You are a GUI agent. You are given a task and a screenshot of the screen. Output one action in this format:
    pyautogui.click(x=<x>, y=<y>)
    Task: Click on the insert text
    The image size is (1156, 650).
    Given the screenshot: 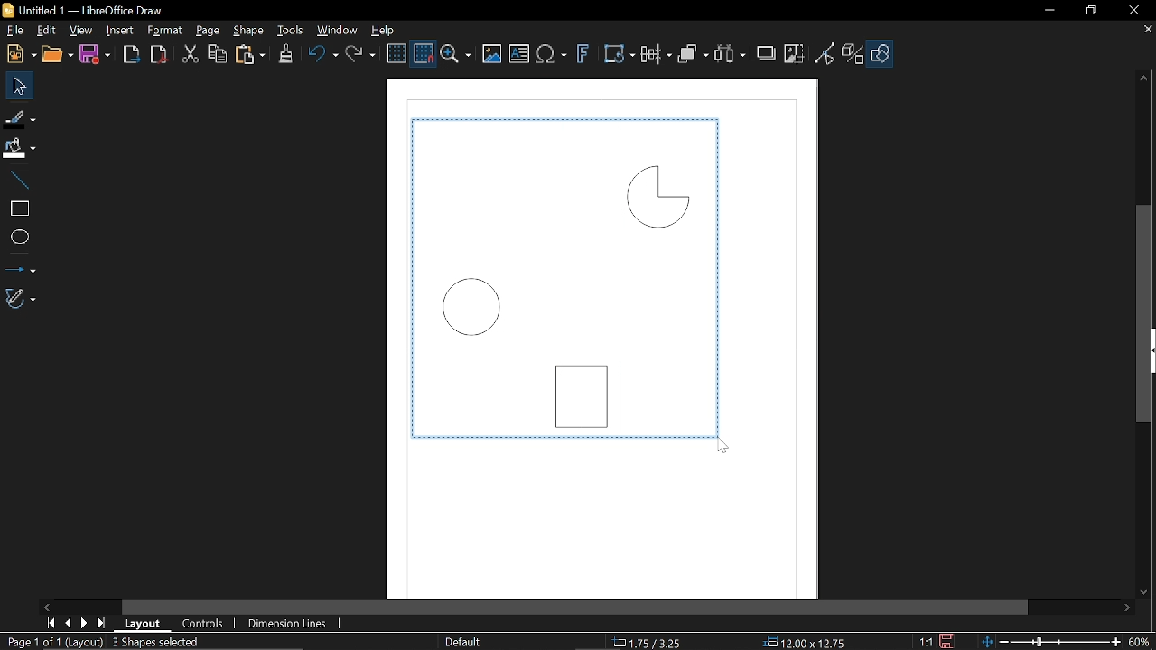 What is the action you would take?
    pyautogui.click(x=519, y=53)
    